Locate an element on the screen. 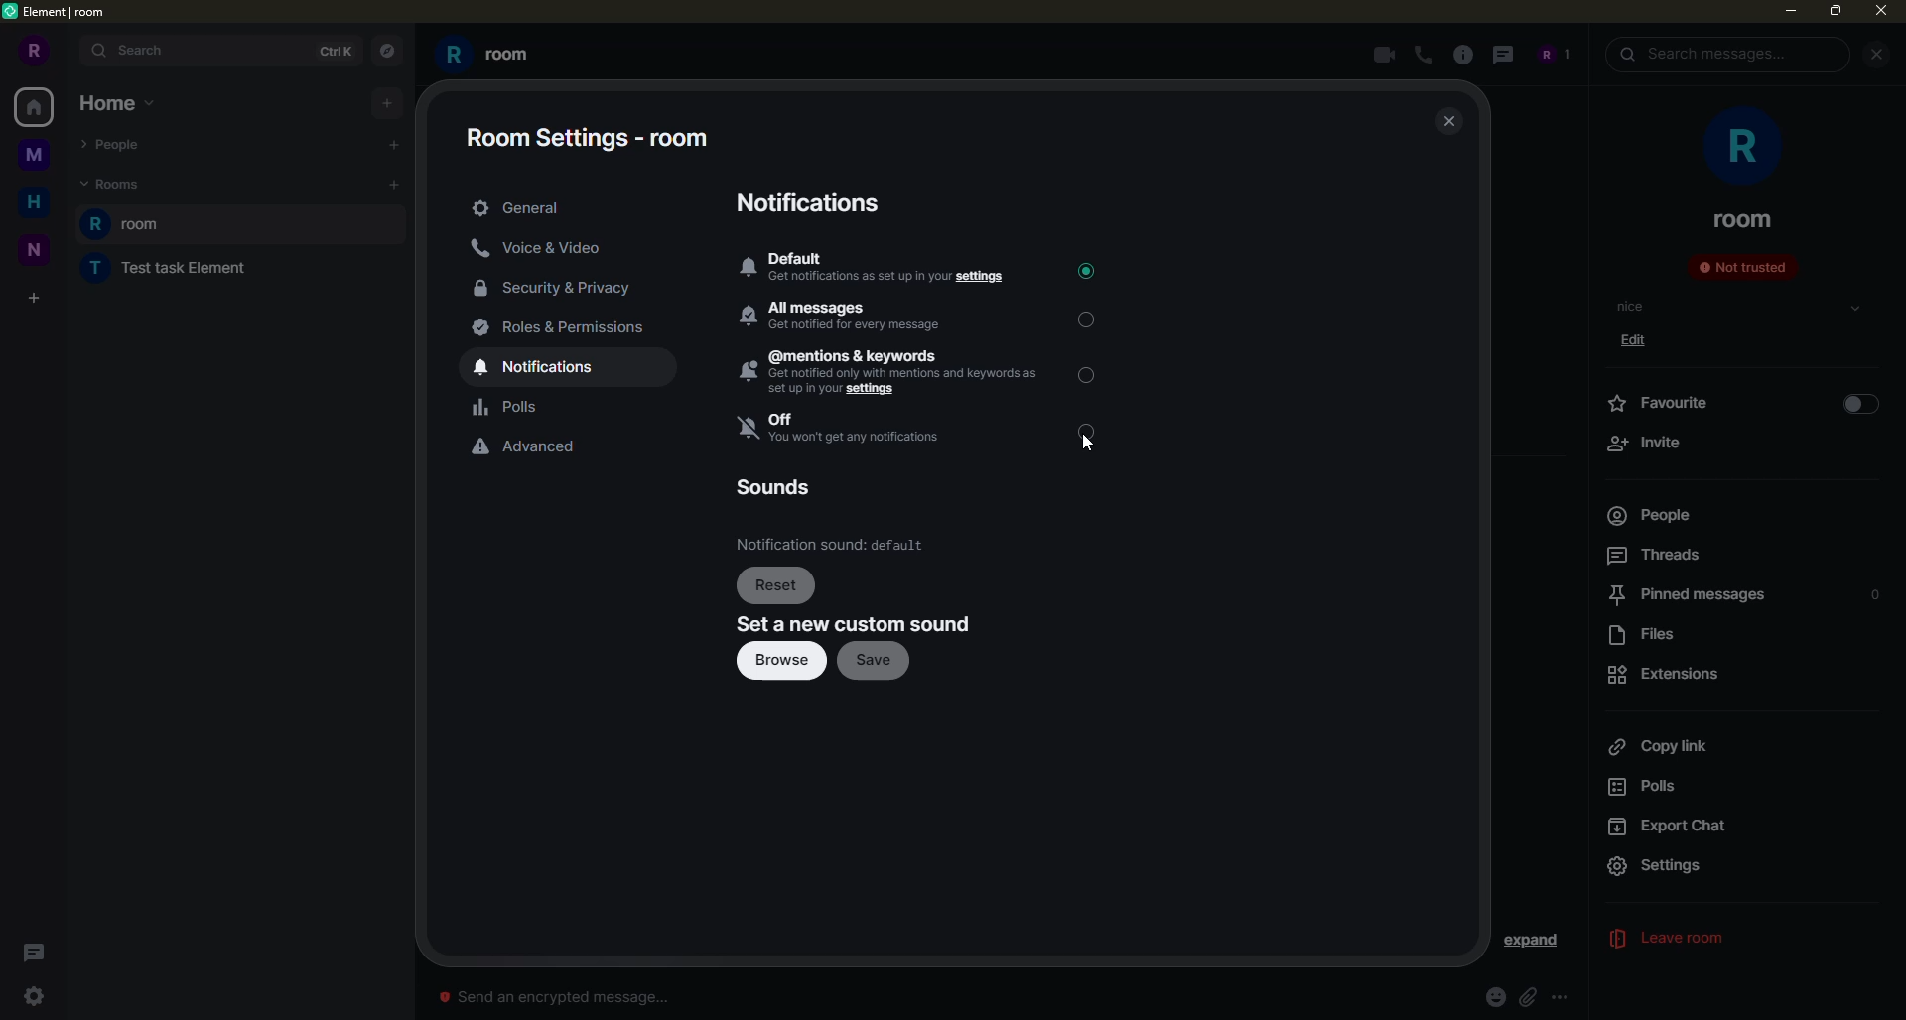  home is located at coordinates (117, 104).